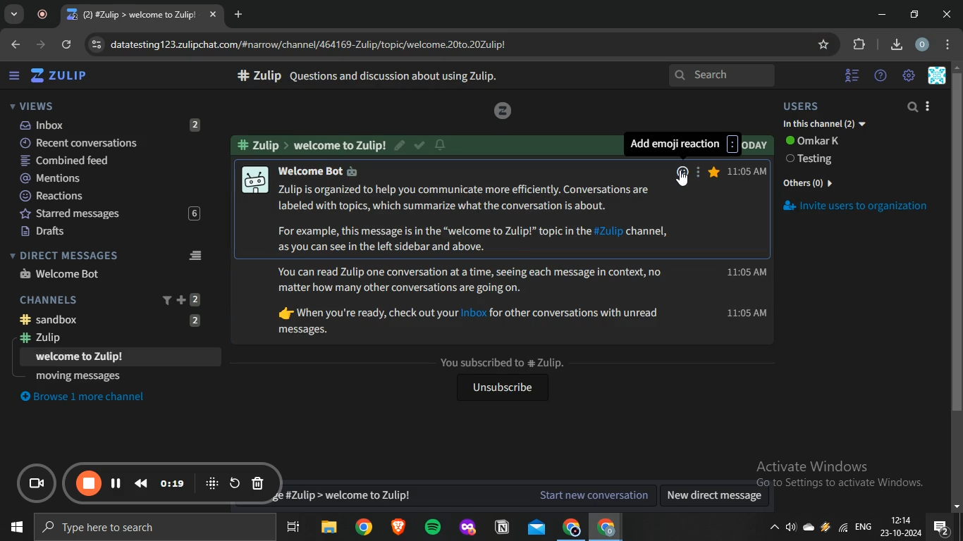  Describe the element at coordinates (441, 144) in the screenshot. I see `notification` at that location.